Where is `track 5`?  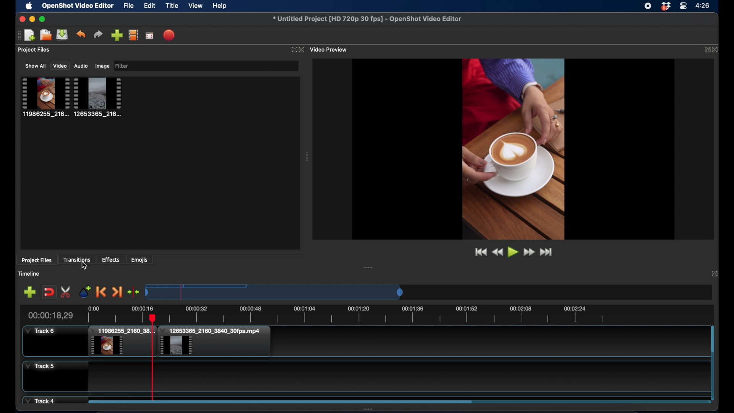
track 5 is located at coordinates (40, 366).